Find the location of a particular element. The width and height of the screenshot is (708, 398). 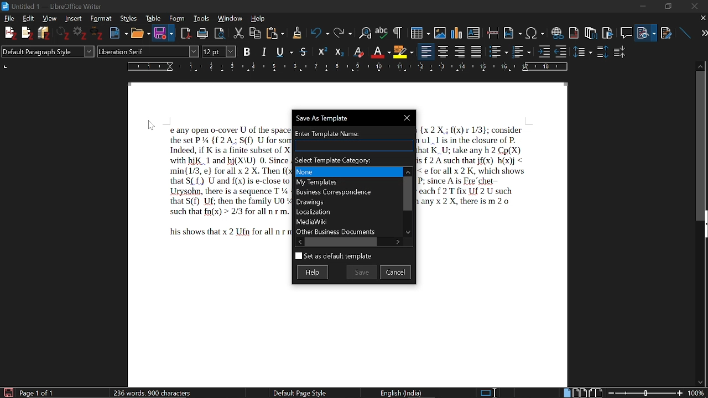

Superscript is located at coordinates (358, 51).